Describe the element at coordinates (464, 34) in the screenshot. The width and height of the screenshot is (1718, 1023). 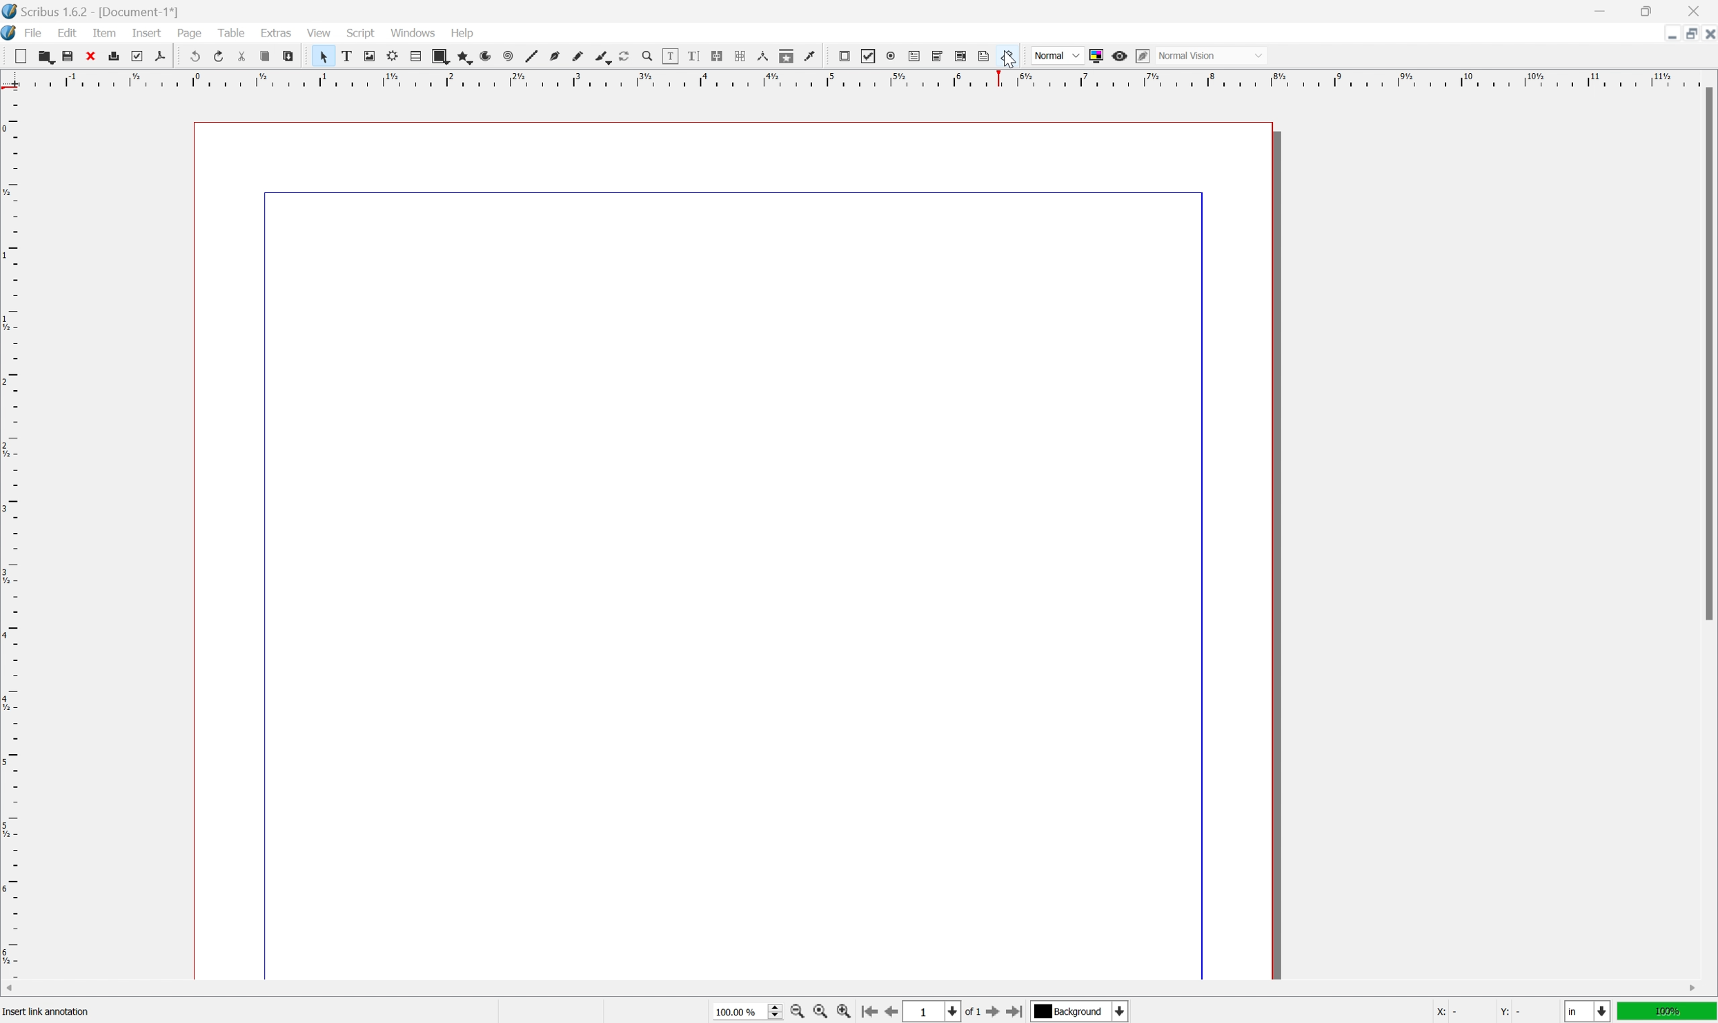
I see `Help` at that location.